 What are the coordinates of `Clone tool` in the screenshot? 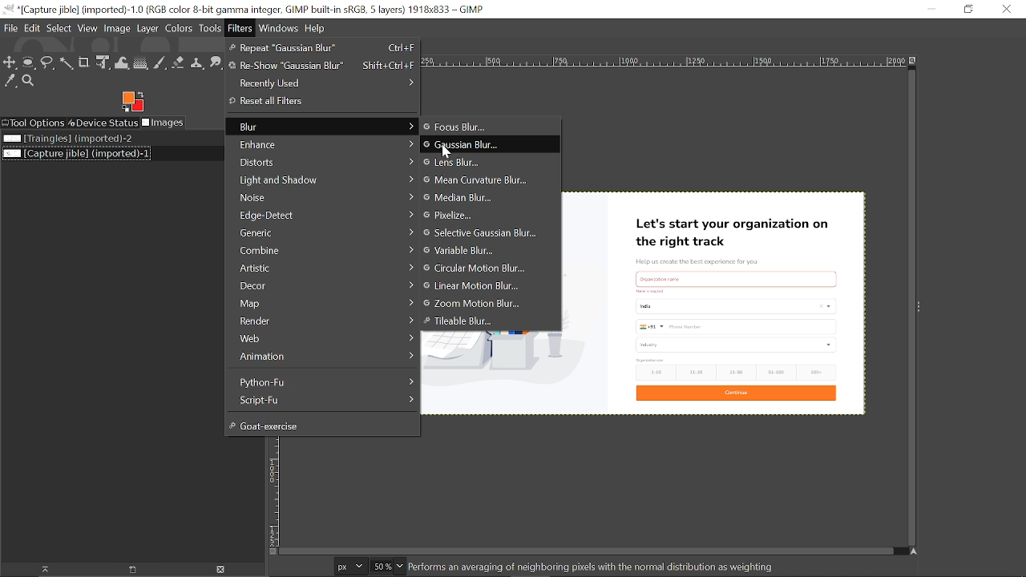 It's located at (198, 62).